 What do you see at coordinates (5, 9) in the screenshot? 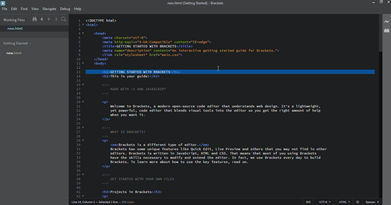
I see `file` at bounding box center [5, 9].